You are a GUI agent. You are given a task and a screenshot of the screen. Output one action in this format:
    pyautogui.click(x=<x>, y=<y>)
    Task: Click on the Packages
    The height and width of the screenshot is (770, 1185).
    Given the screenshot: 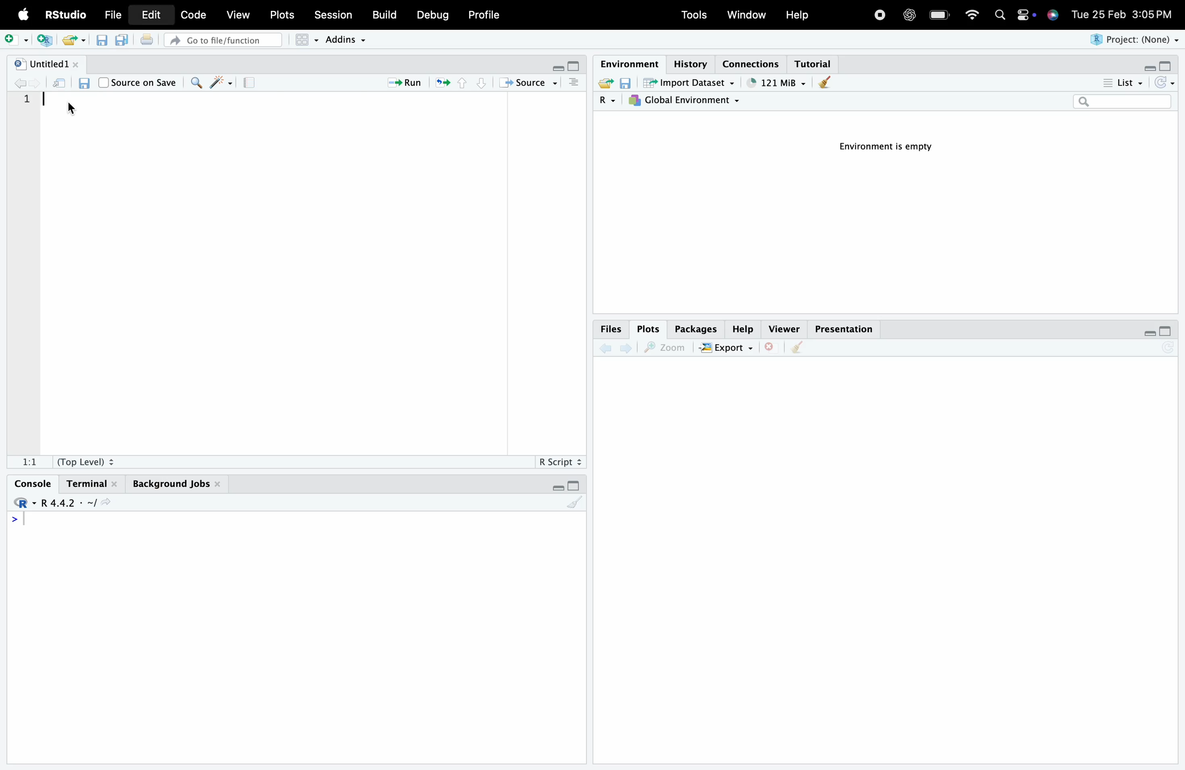 What is the action you would take?
    pyautogui.click(x=697, y=329)
    